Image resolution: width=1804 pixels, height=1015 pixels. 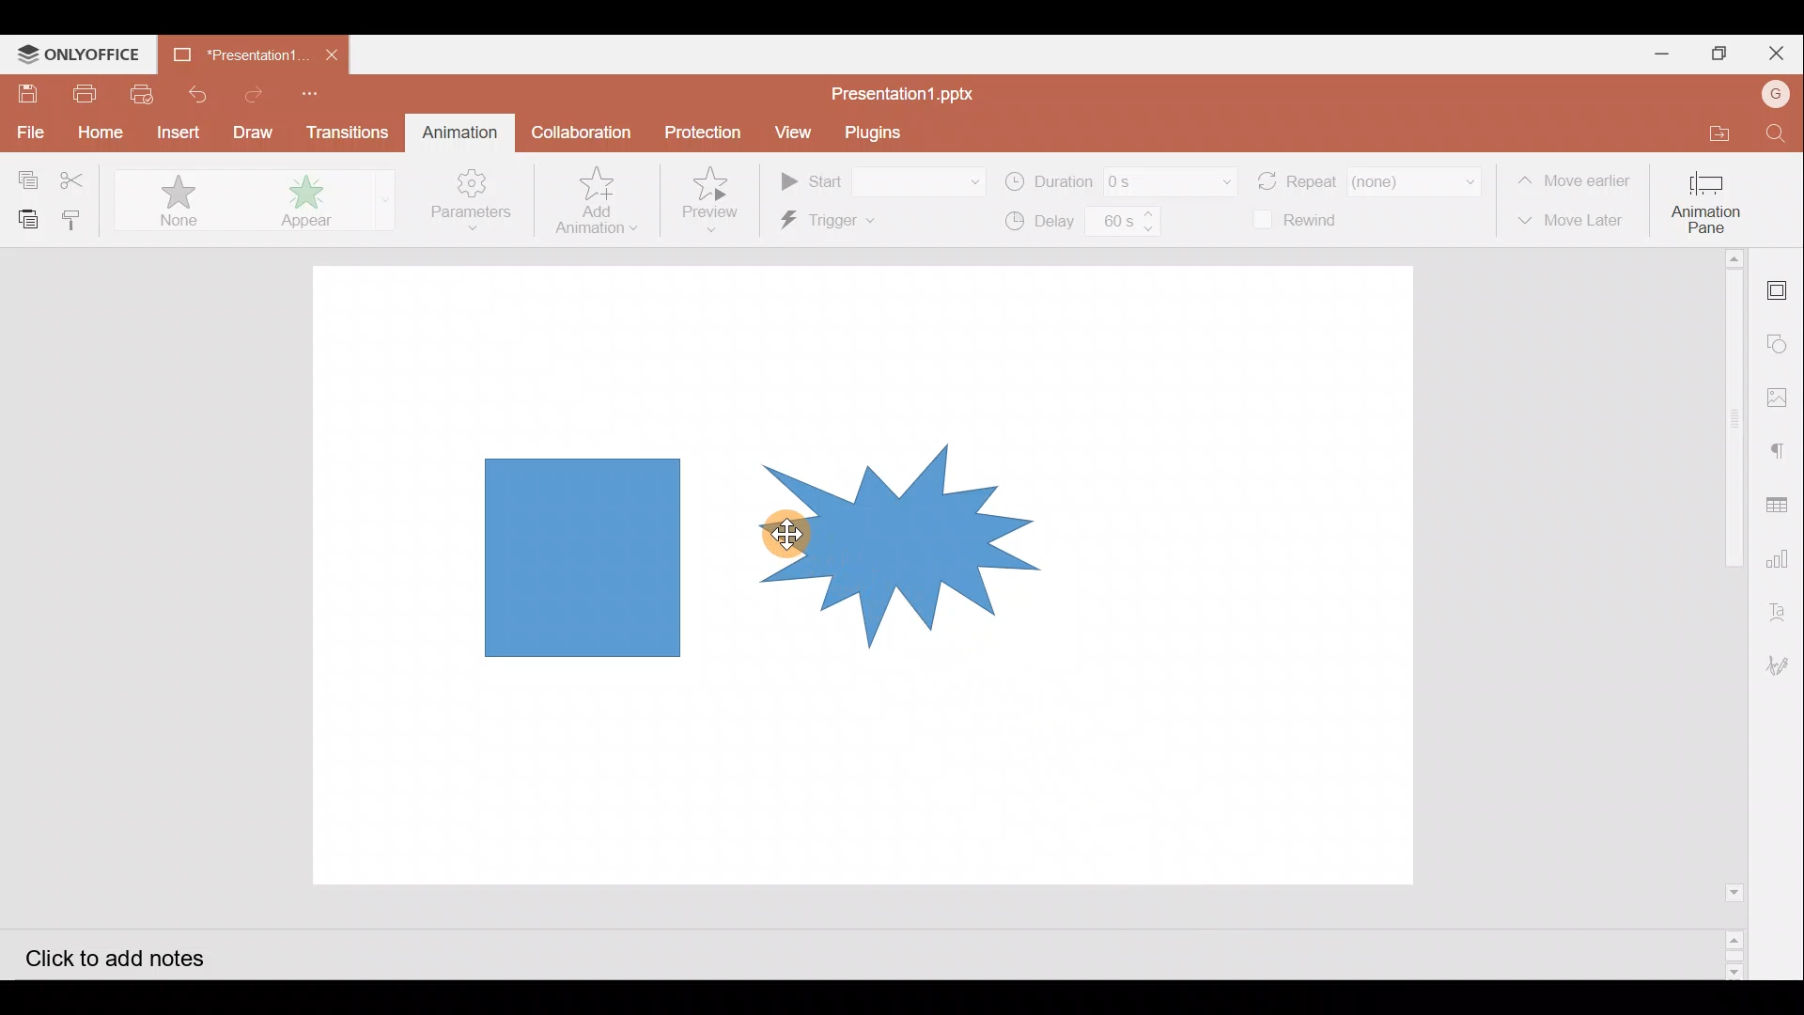 What do you see at coordinates (1776, 135) in the screenshot?
I see `Find` at bounding box center [1776, 135].